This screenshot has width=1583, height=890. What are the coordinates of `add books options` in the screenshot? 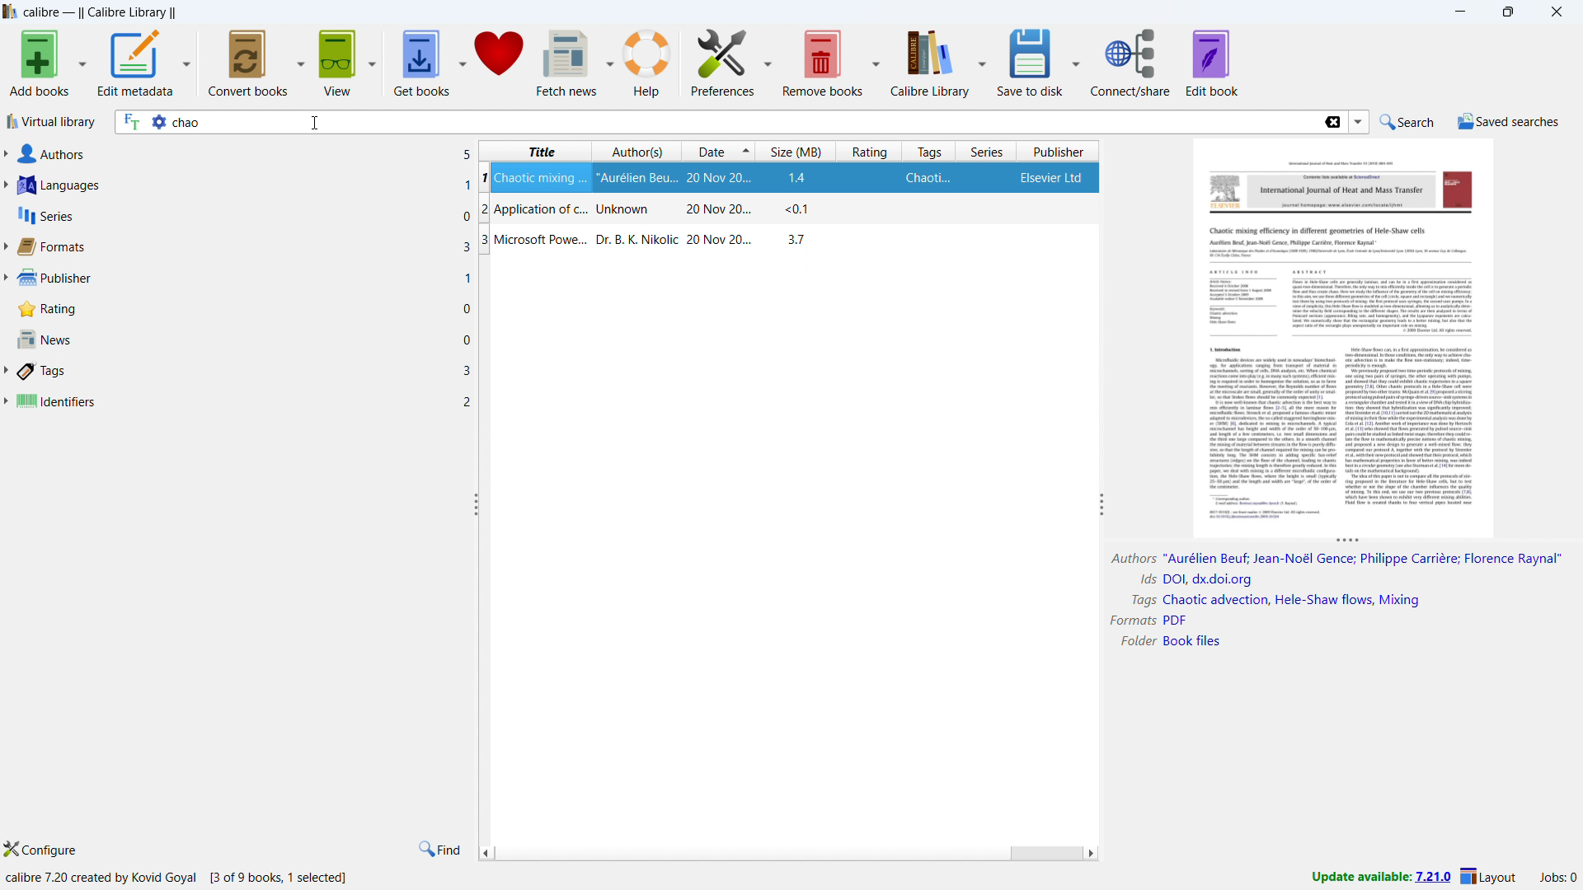 It's located at (82, 60).